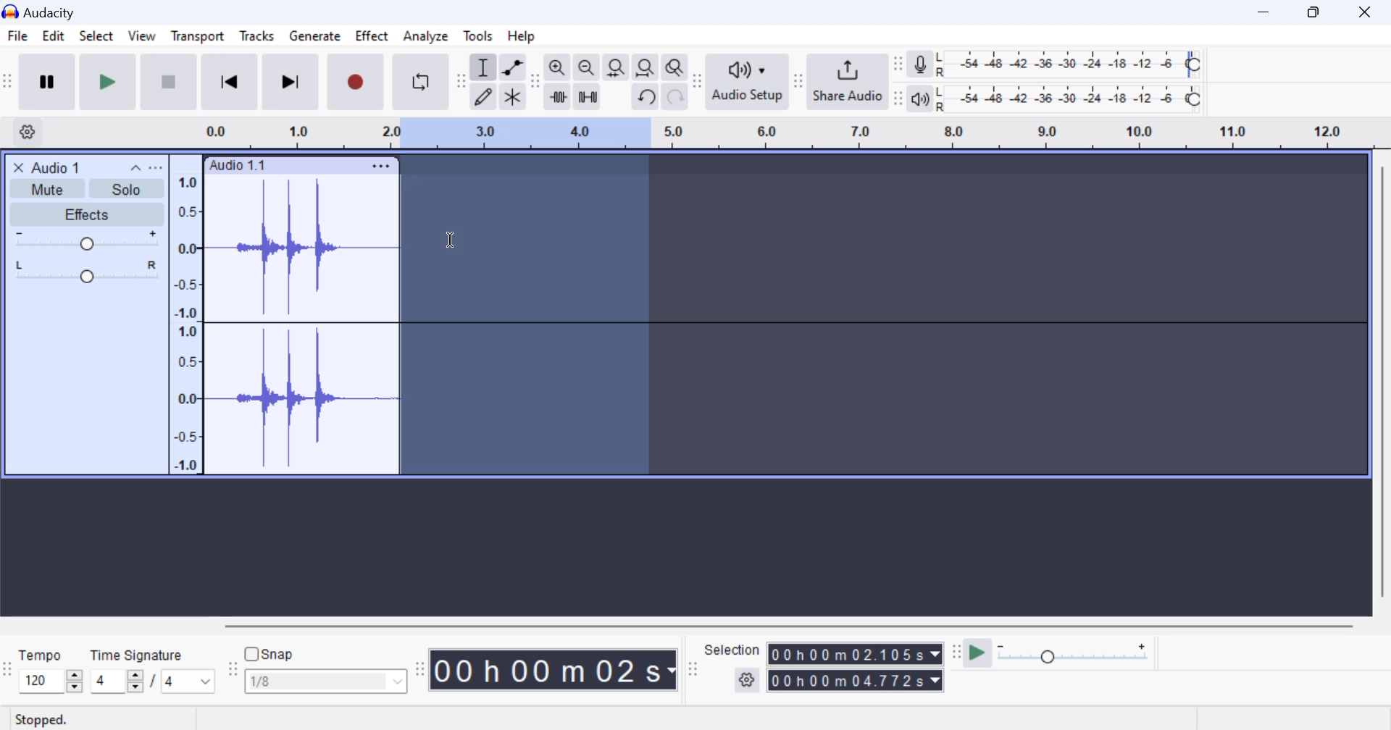 This screenshot has width=1391, height=730. What do you see at coordinates (748, 681) in the screenshot?
I see `settings` at bounding box center [748, 681].